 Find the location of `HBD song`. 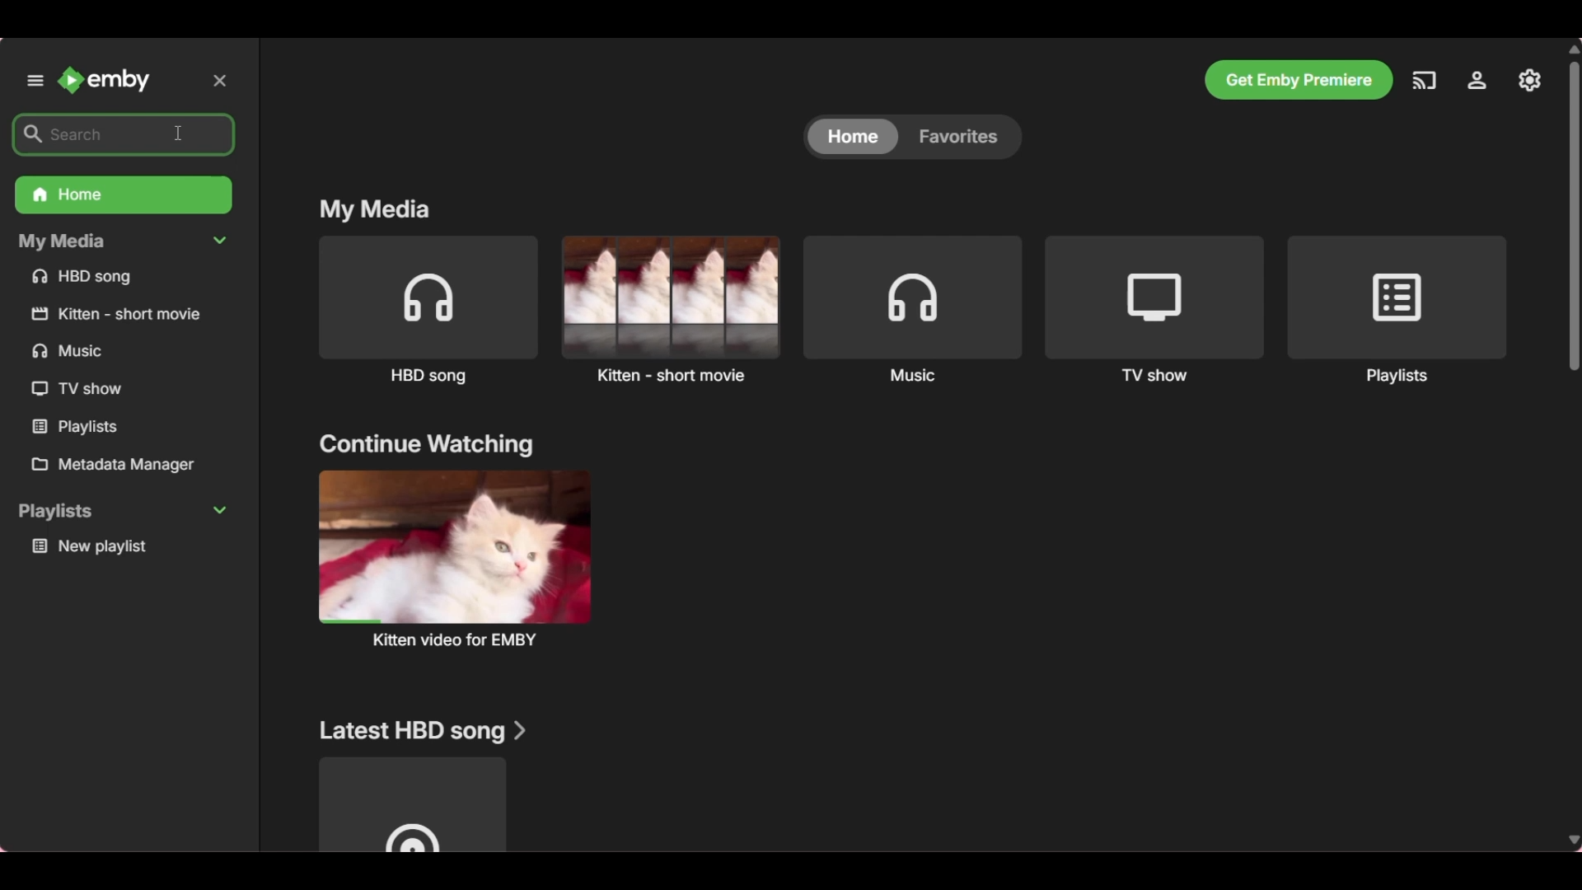

HBD song is located at coordinates (118, 279).